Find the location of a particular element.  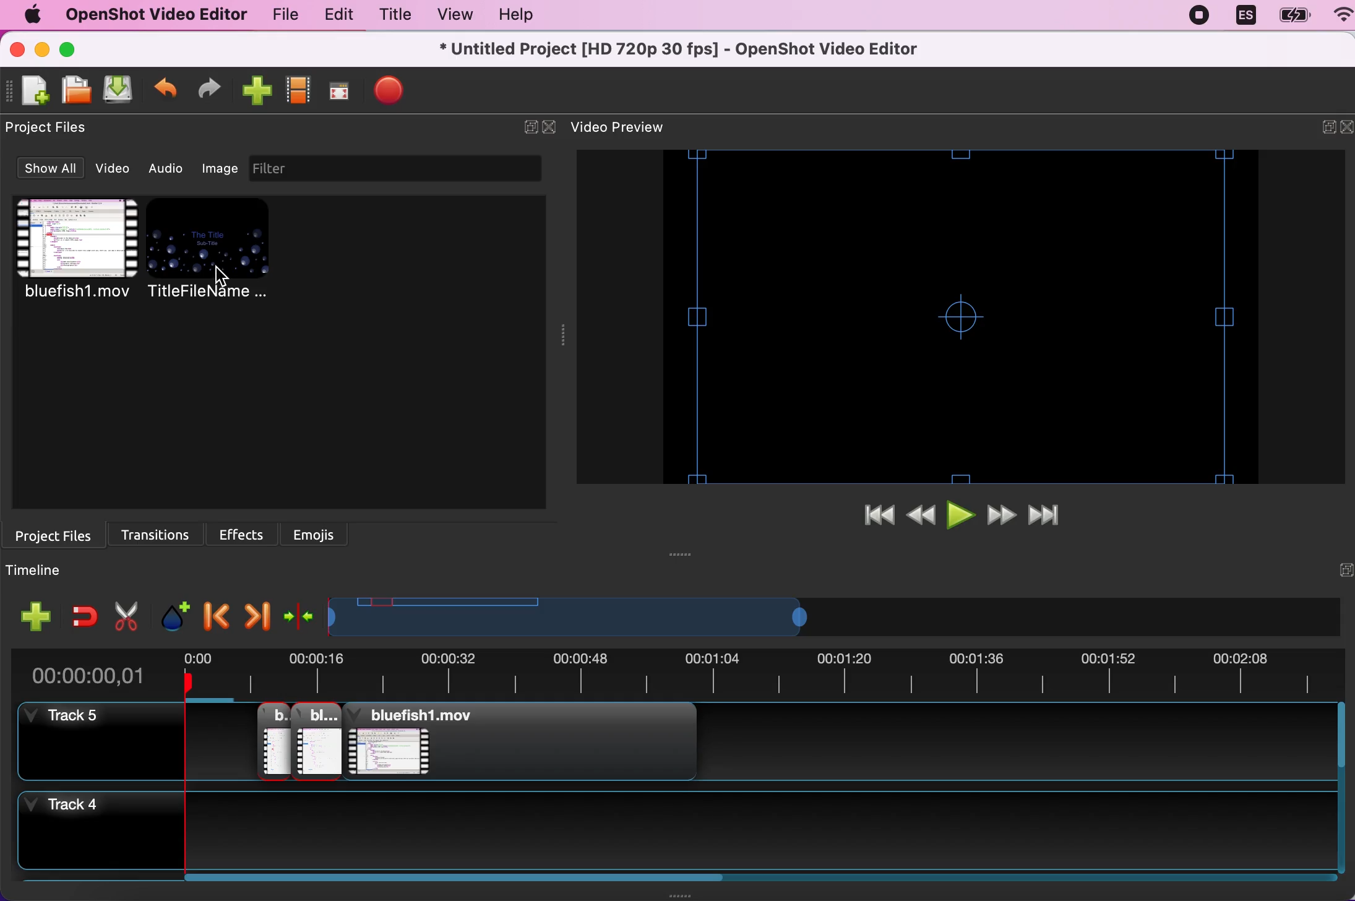

cursor on titlefilename is located at coordinates (228, 275).